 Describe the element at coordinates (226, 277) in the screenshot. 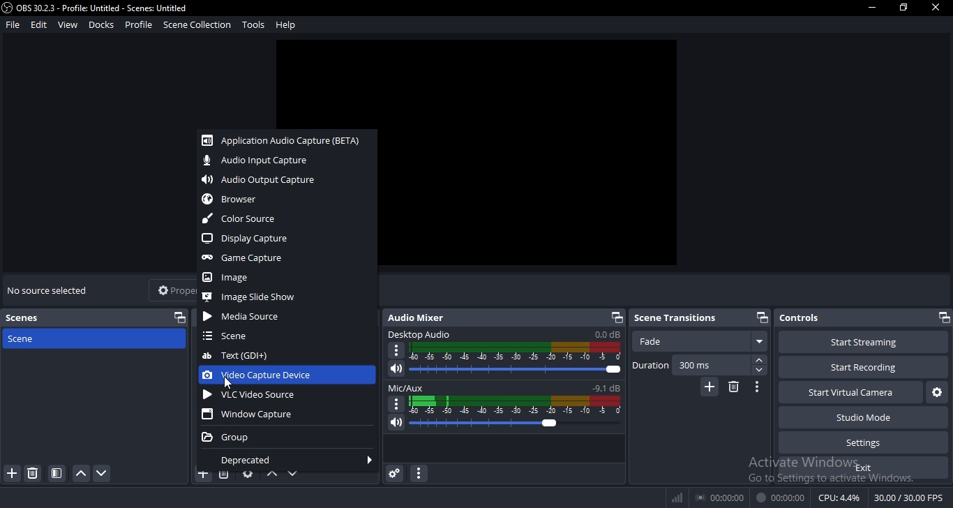

I see `image` at that location.